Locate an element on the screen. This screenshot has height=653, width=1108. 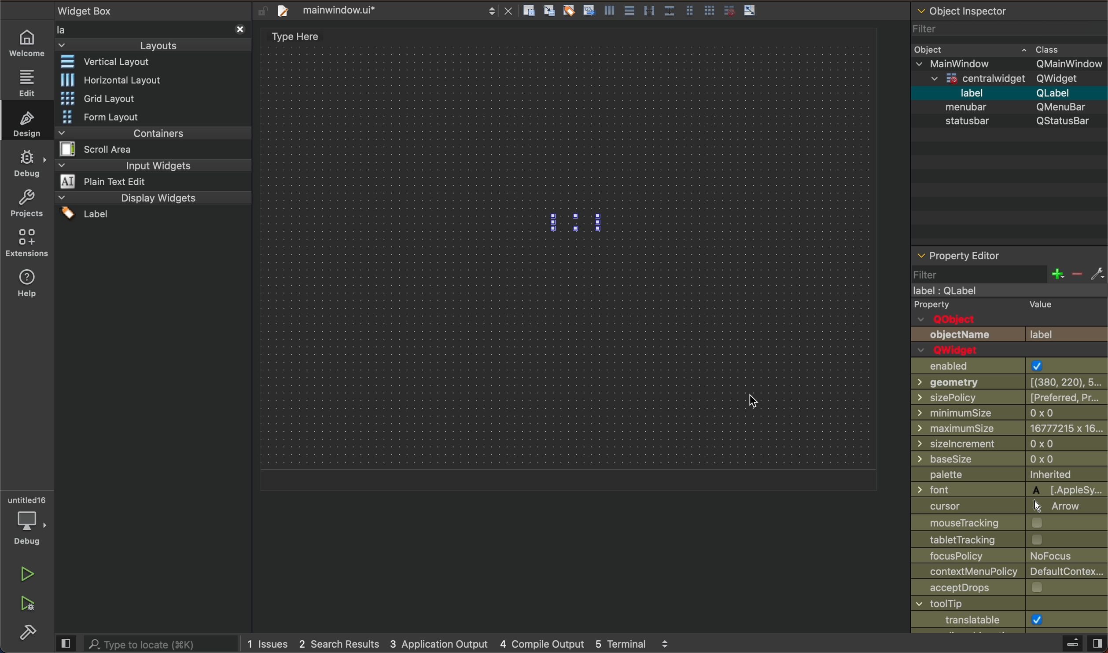
horizontal  is located at coordinates (111, 80).